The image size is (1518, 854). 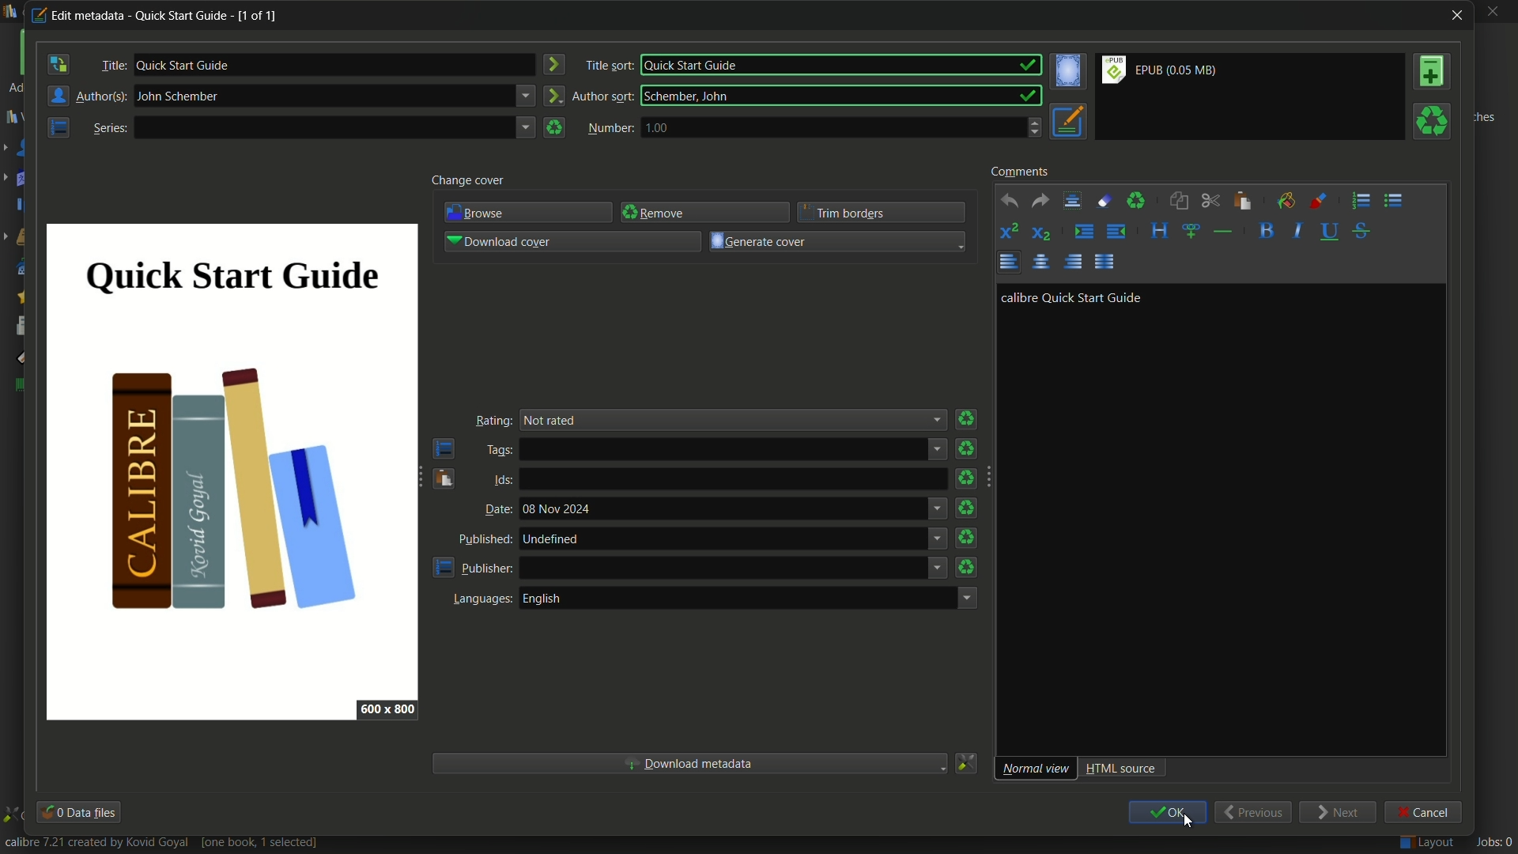 I want to click on number, so click(x=610, y=129).